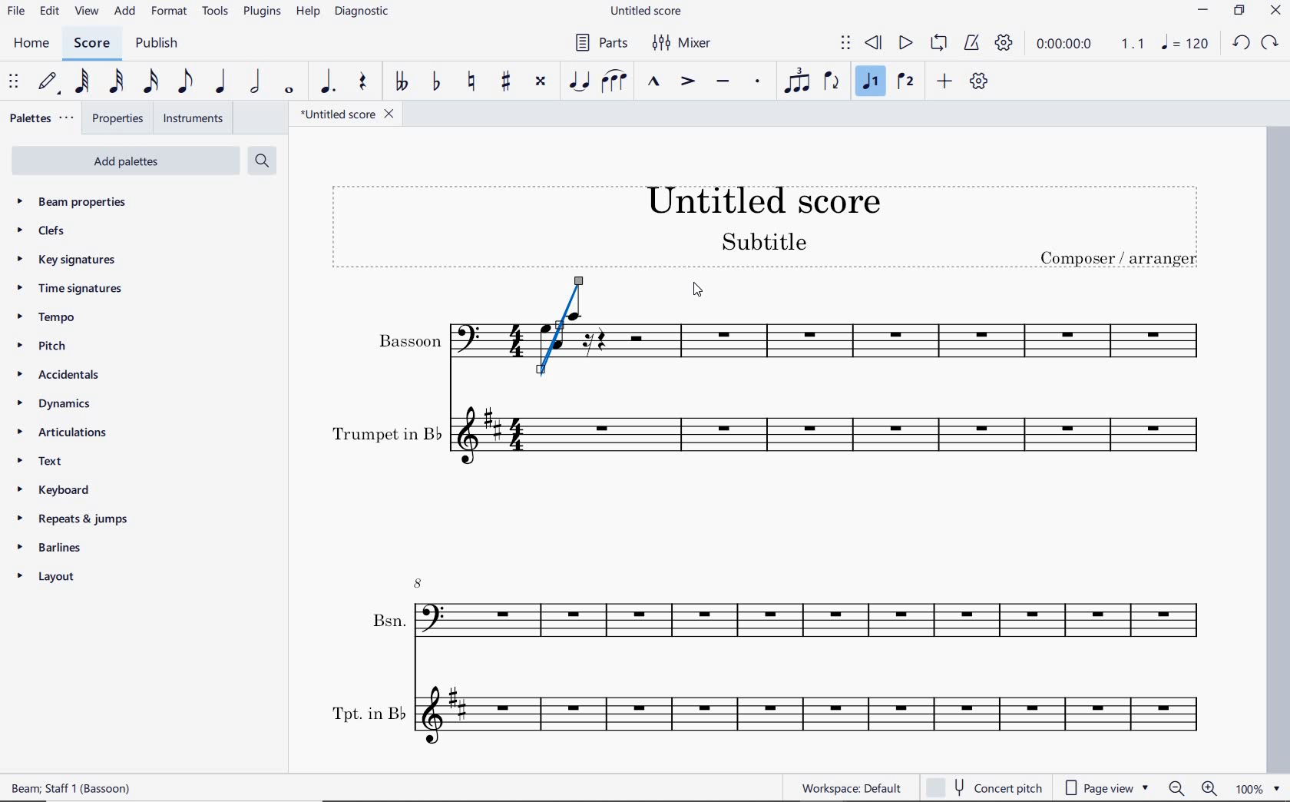  Describe the element at coordinates (1203, 11) in the screenshot. I see `MINIMIZE` at that location.